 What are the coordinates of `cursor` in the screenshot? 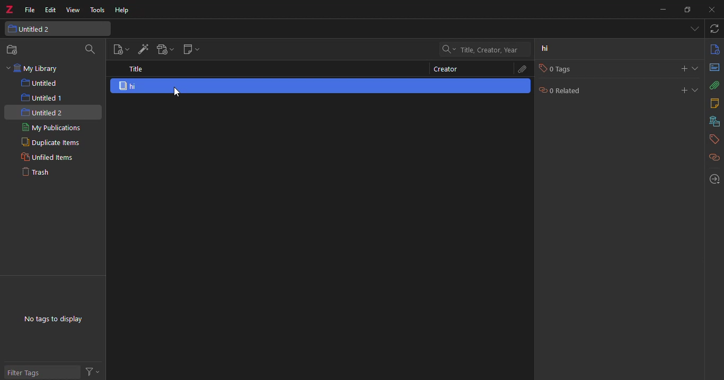 It's located at (179, 93).